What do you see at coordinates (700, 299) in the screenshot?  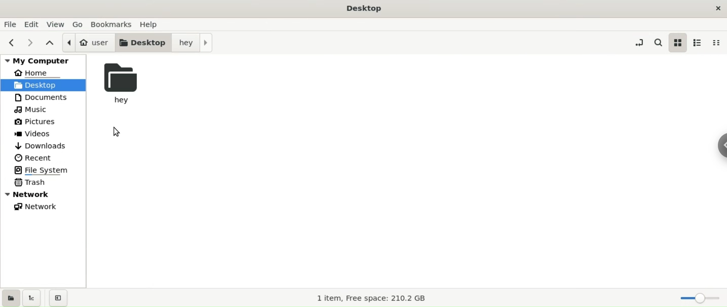 I see `zoom` at bounding box center [700, 299].